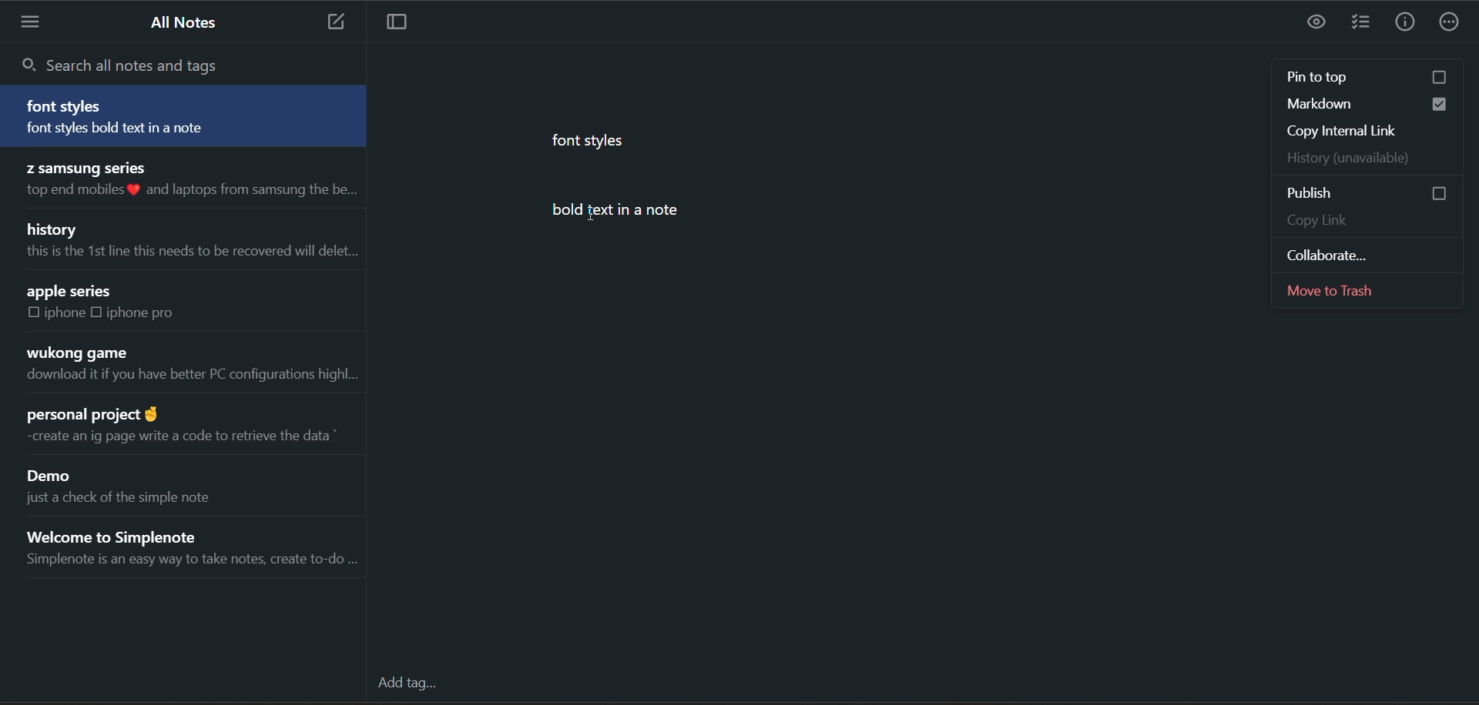 This screenshot has height=705, width=1479. What do you see at coordinates (592, 139) in the screenshot?
I see `font styles.` at bounding box center [592, 139].